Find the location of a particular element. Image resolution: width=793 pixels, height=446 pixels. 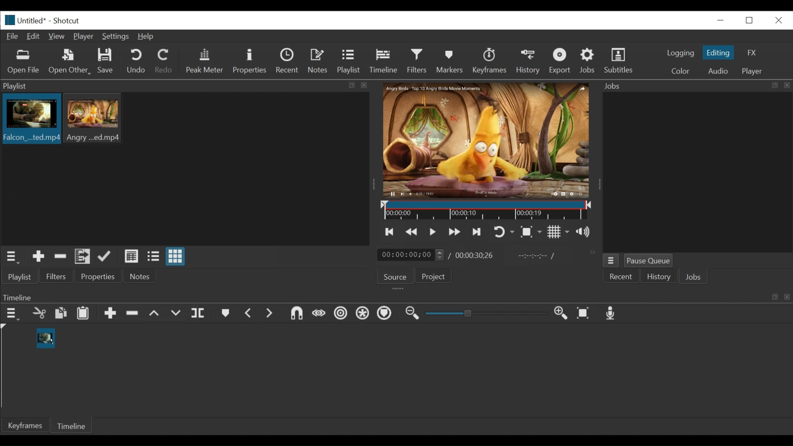

Project is located at coordinates (432, 278).